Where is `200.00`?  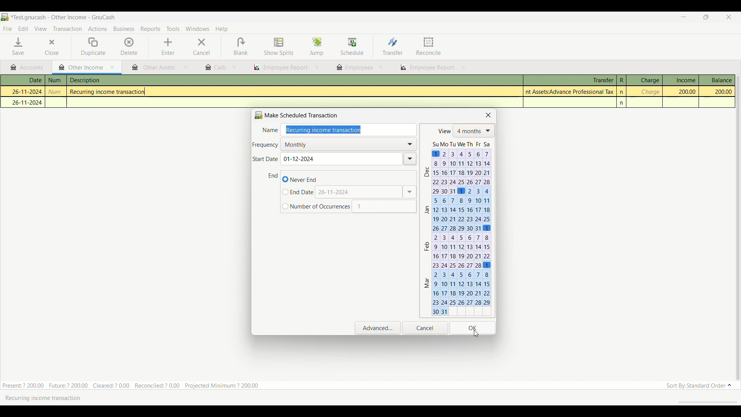
200.00 is located at coordinates (717, 92).